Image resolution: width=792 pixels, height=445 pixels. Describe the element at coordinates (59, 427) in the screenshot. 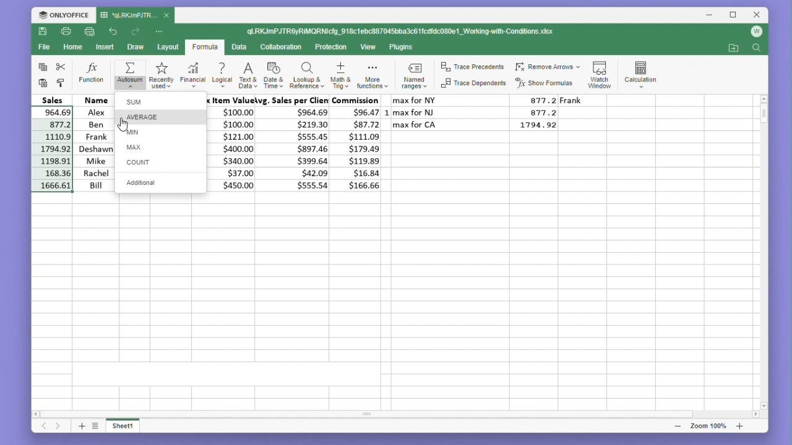

I see `Next sheet` at that location.